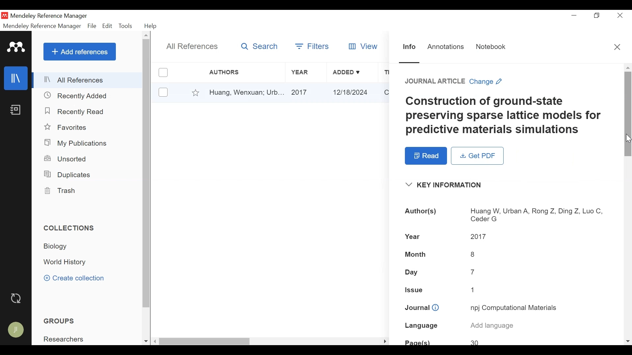 The height and width of the screenshot is (355, 632). Describe the element at coordinates (416, 308) in the screenshot. I see `Journal` at that location.